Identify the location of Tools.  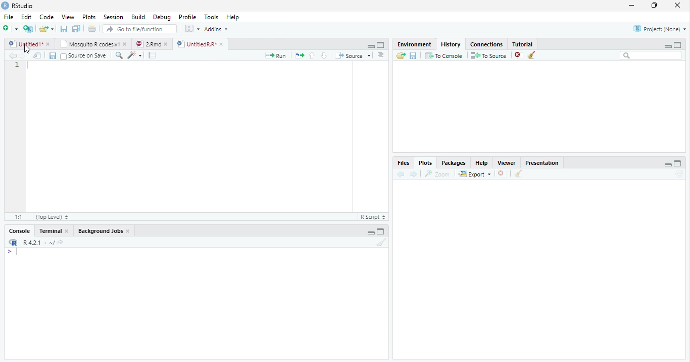
(211, 17).